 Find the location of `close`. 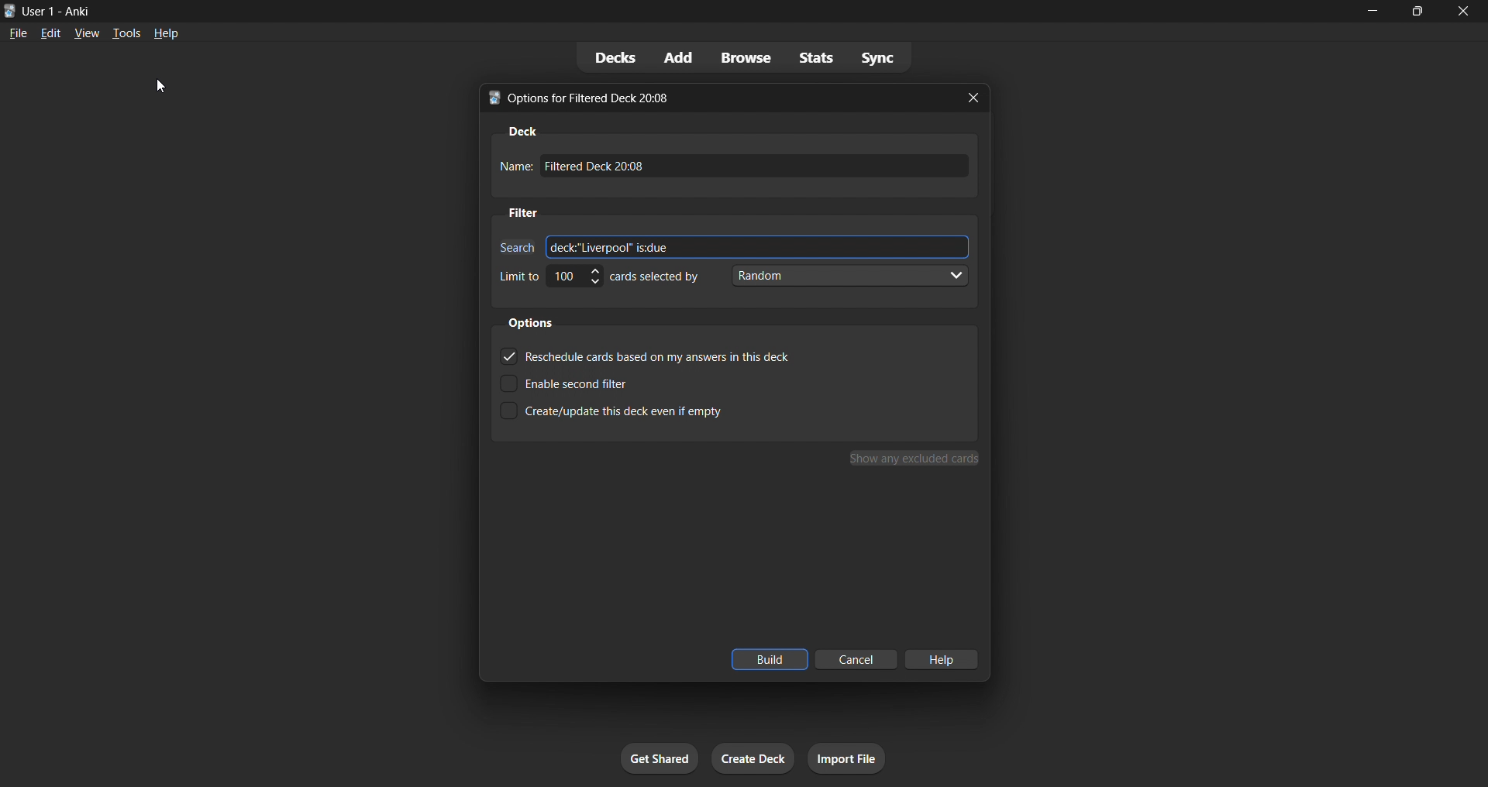

close is located at coordinates (1463, 11).